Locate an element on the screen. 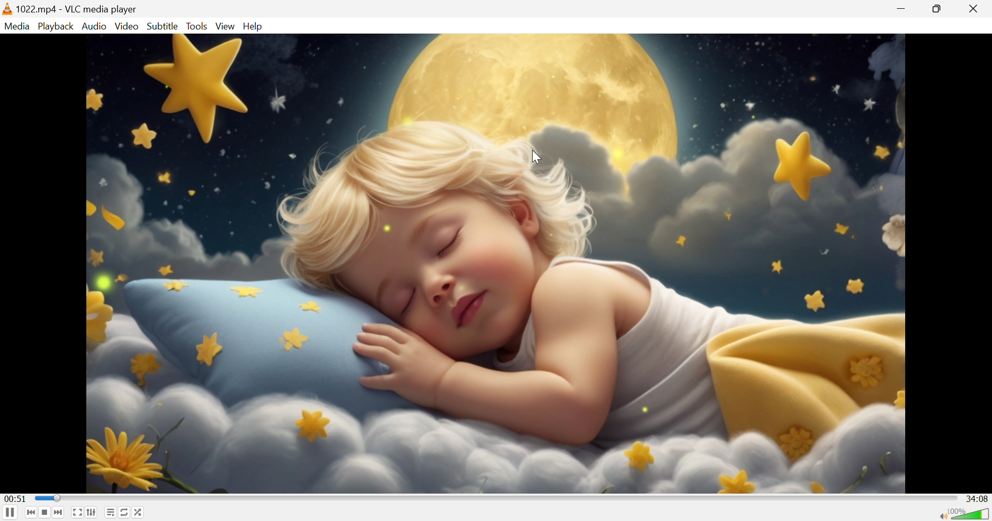  Show extended settings is located at coordinates (94, 514).